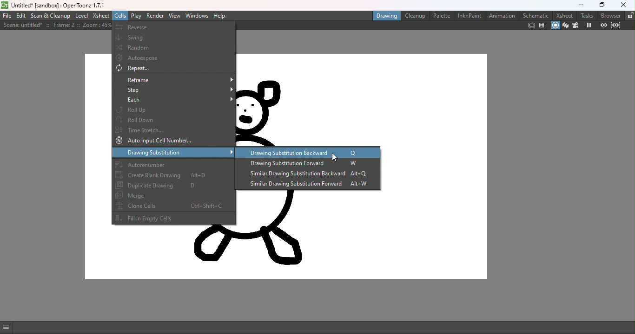  What do you see at coordinates (173, 176) in the screenshot?
I see `Create blank drawing` at bounding box center [173, 176].